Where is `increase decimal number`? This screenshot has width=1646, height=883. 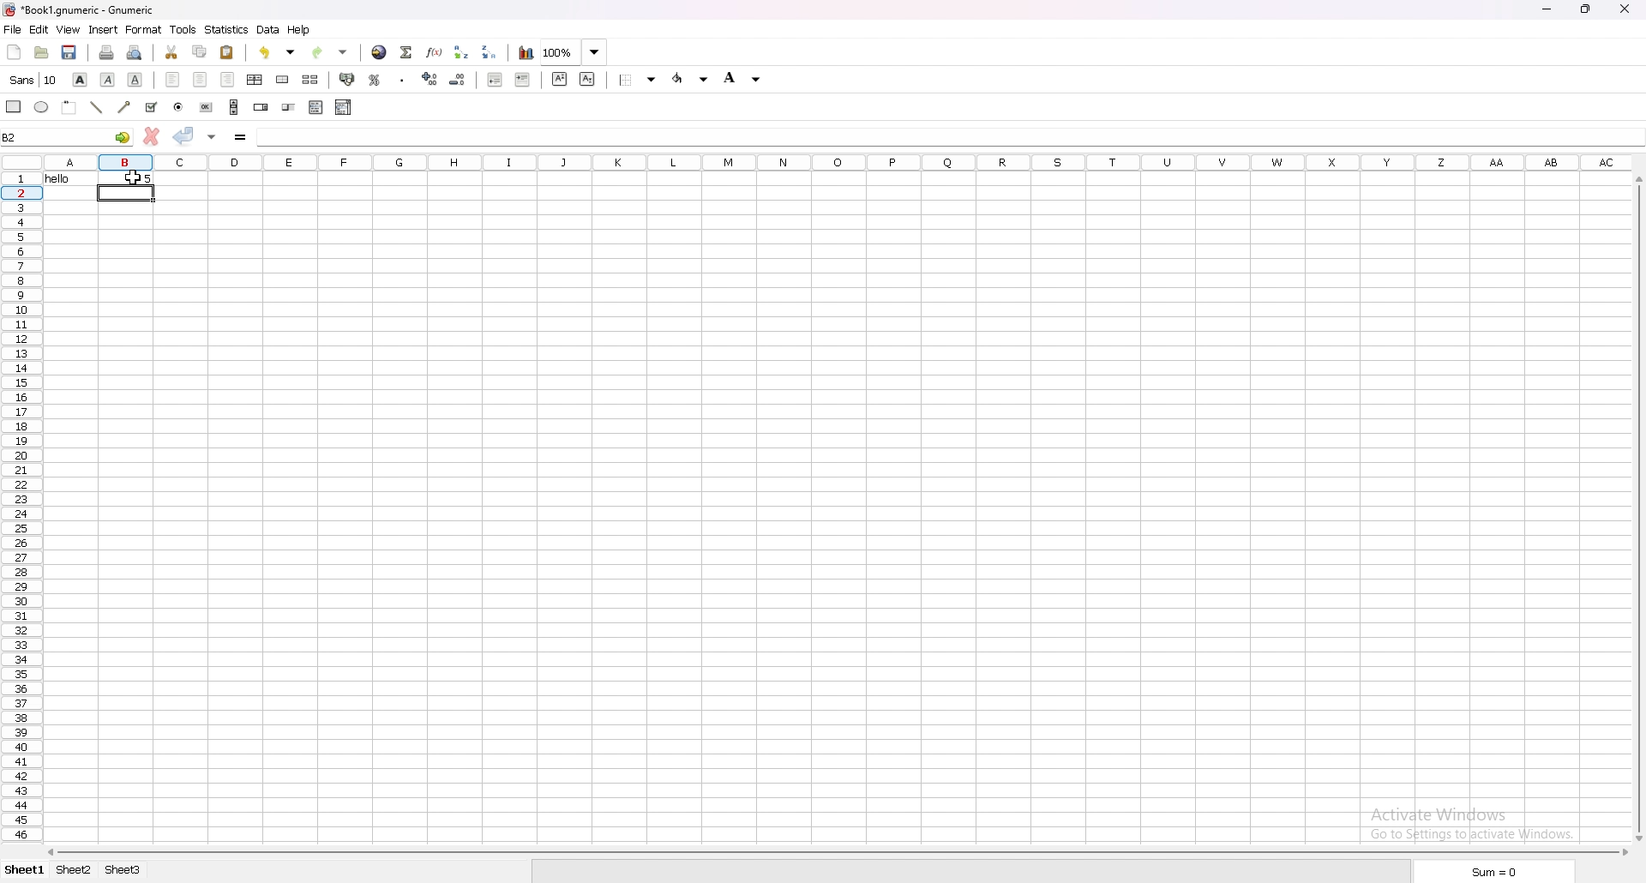
increase decimal number is located at coordinates (430, 79).